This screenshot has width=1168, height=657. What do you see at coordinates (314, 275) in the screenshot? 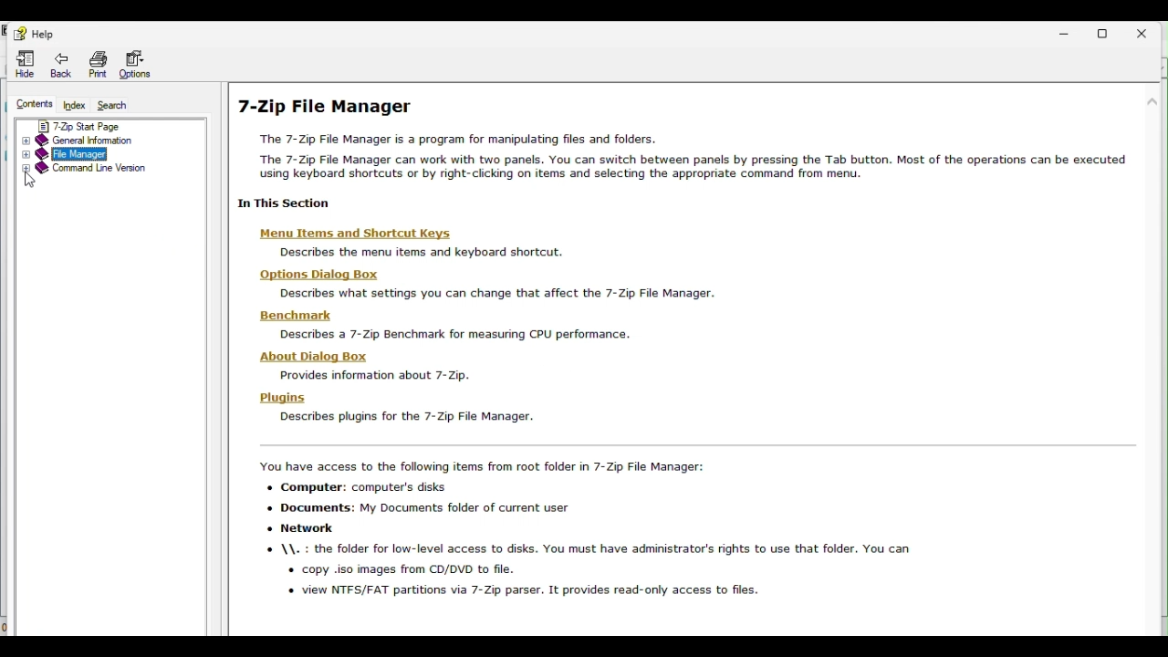
I see `options dialog box` at bounding box center [314, 275].